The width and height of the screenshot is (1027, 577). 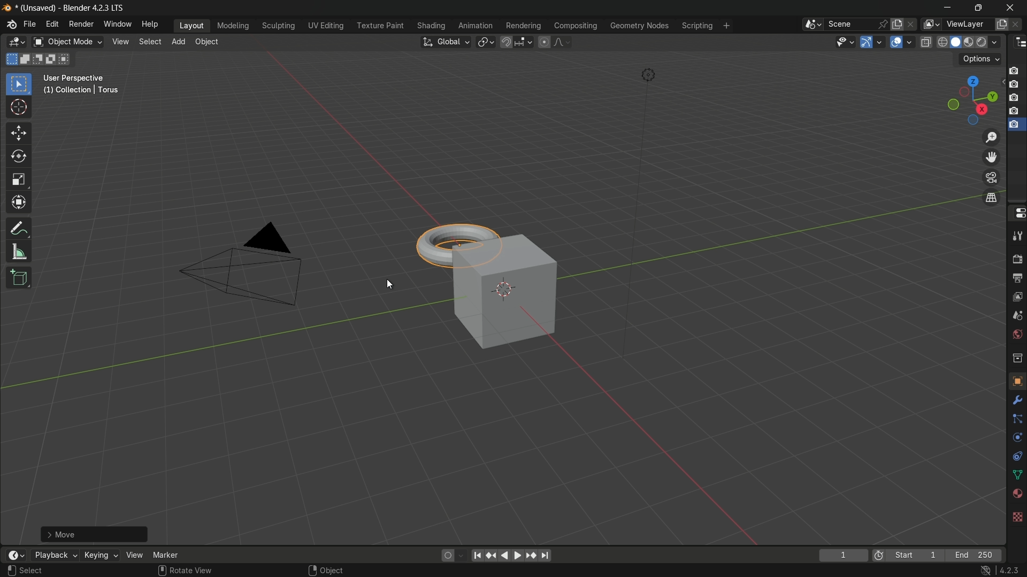 I want to click on End 250, so click(x=973, y=555).